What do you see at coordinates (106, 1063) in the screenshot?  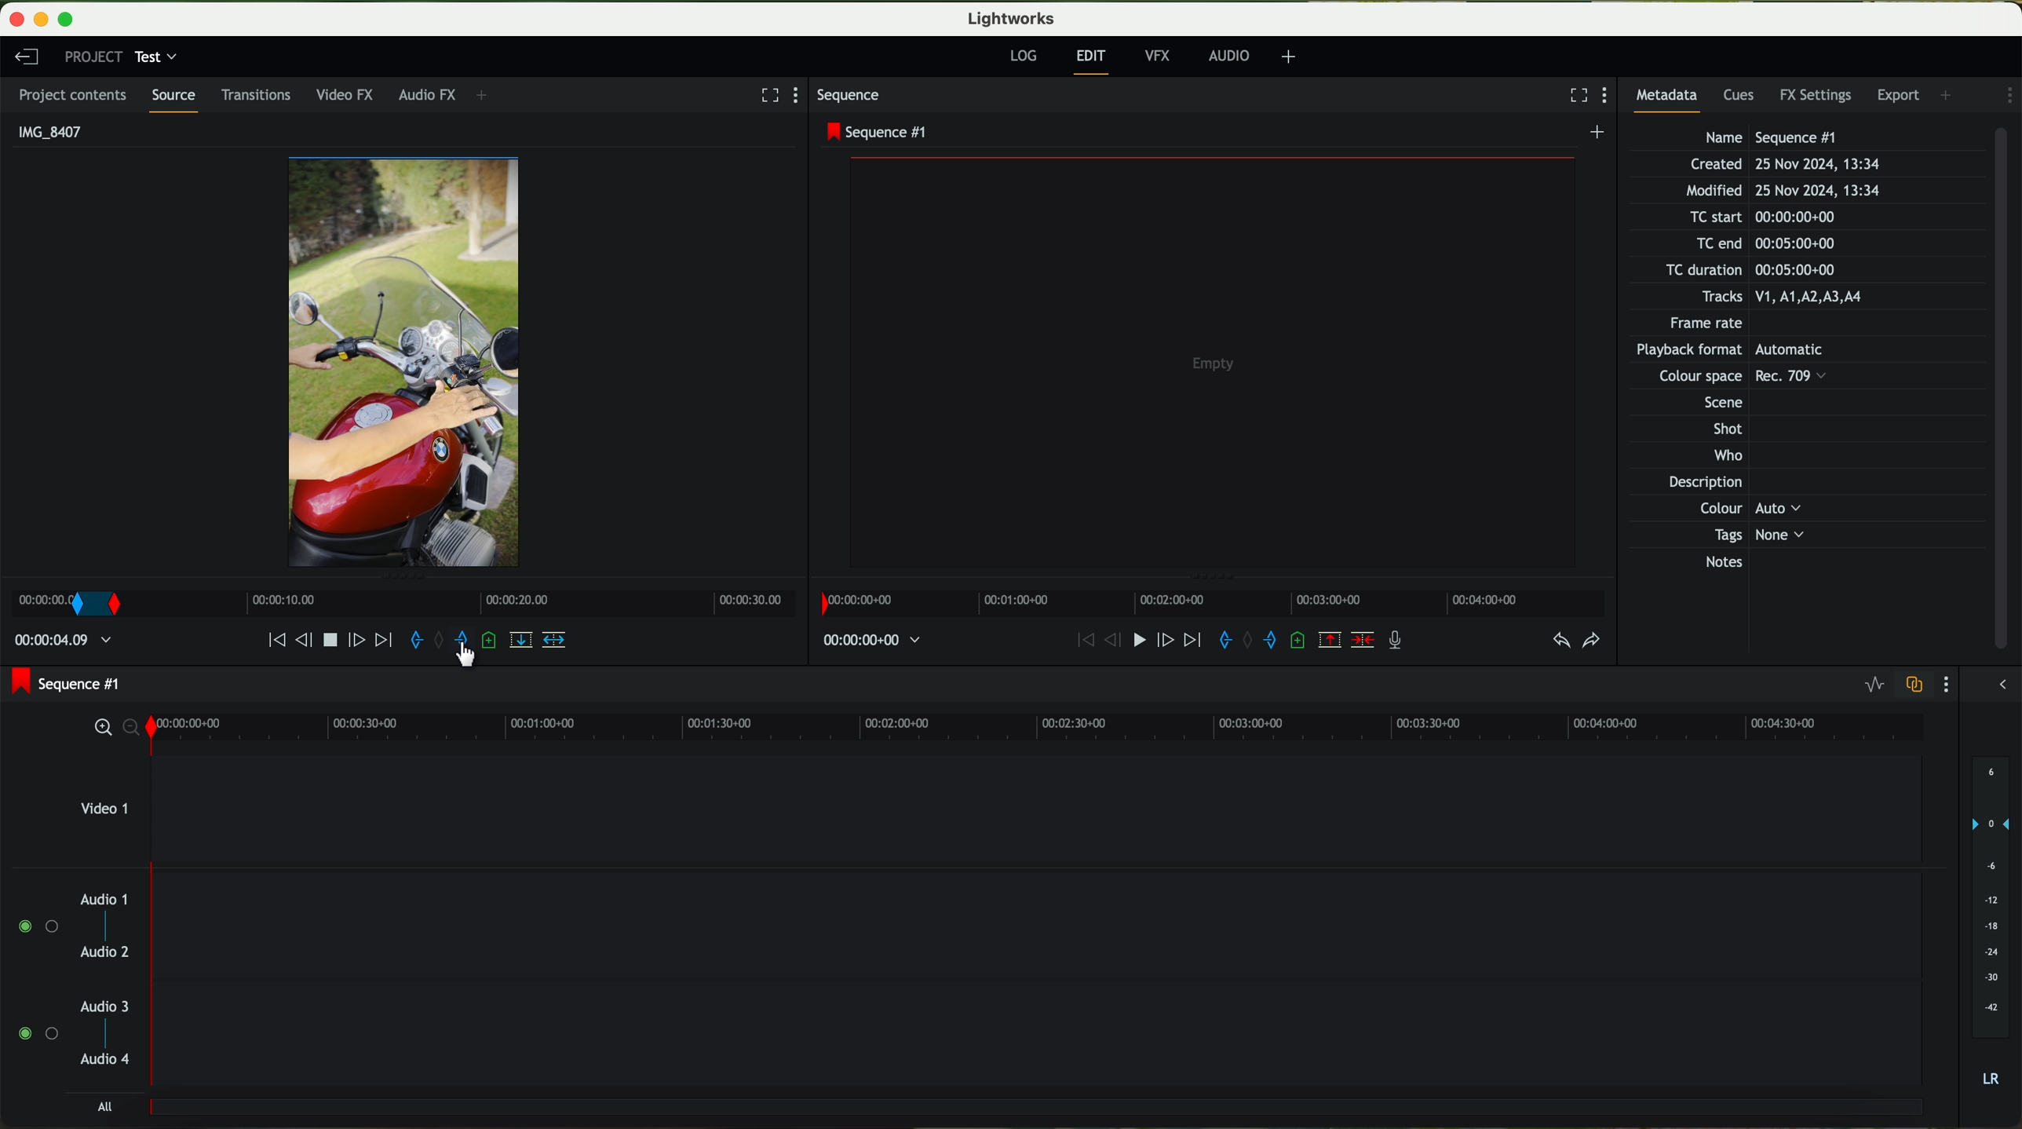 I see `audio 4` at bounding box center [106, 1063].